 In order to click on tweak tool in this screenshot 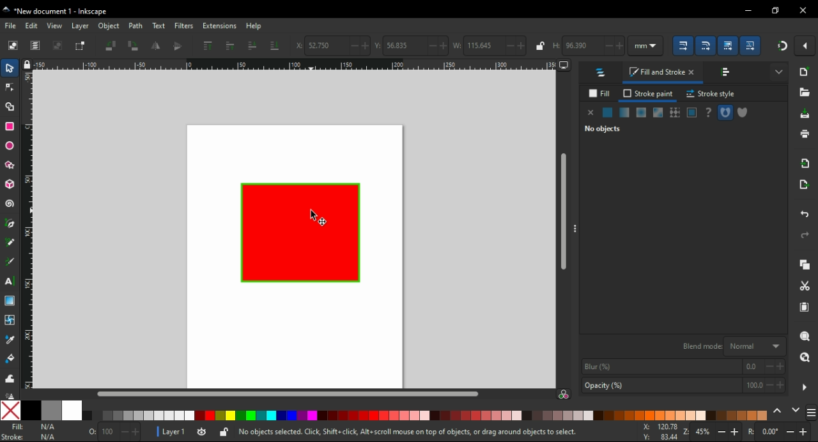, I will do `click(9, 379)`.